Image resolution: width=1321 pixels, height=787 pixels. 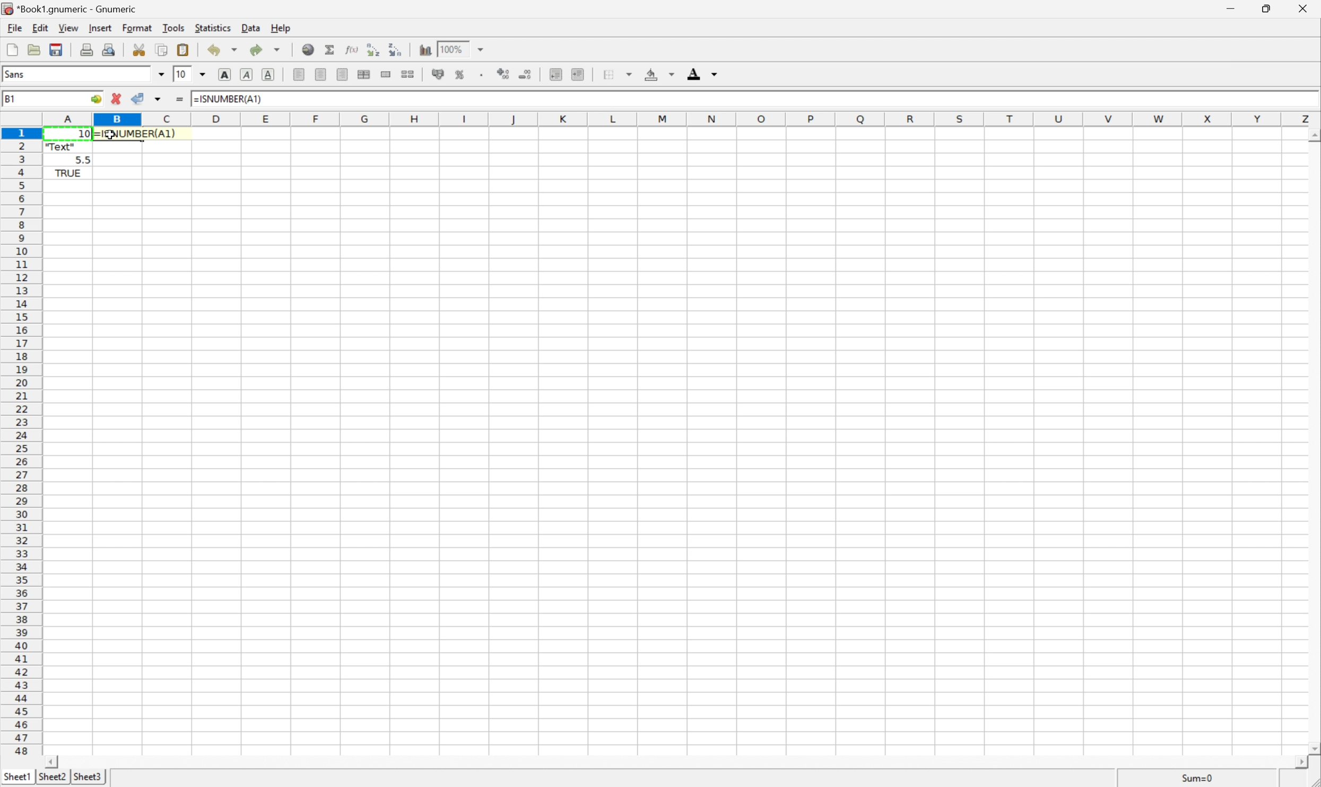 What do you see at coordinates (299, 73) in the screenshot?
I see `Align Left` at bounding box center [299, 73].